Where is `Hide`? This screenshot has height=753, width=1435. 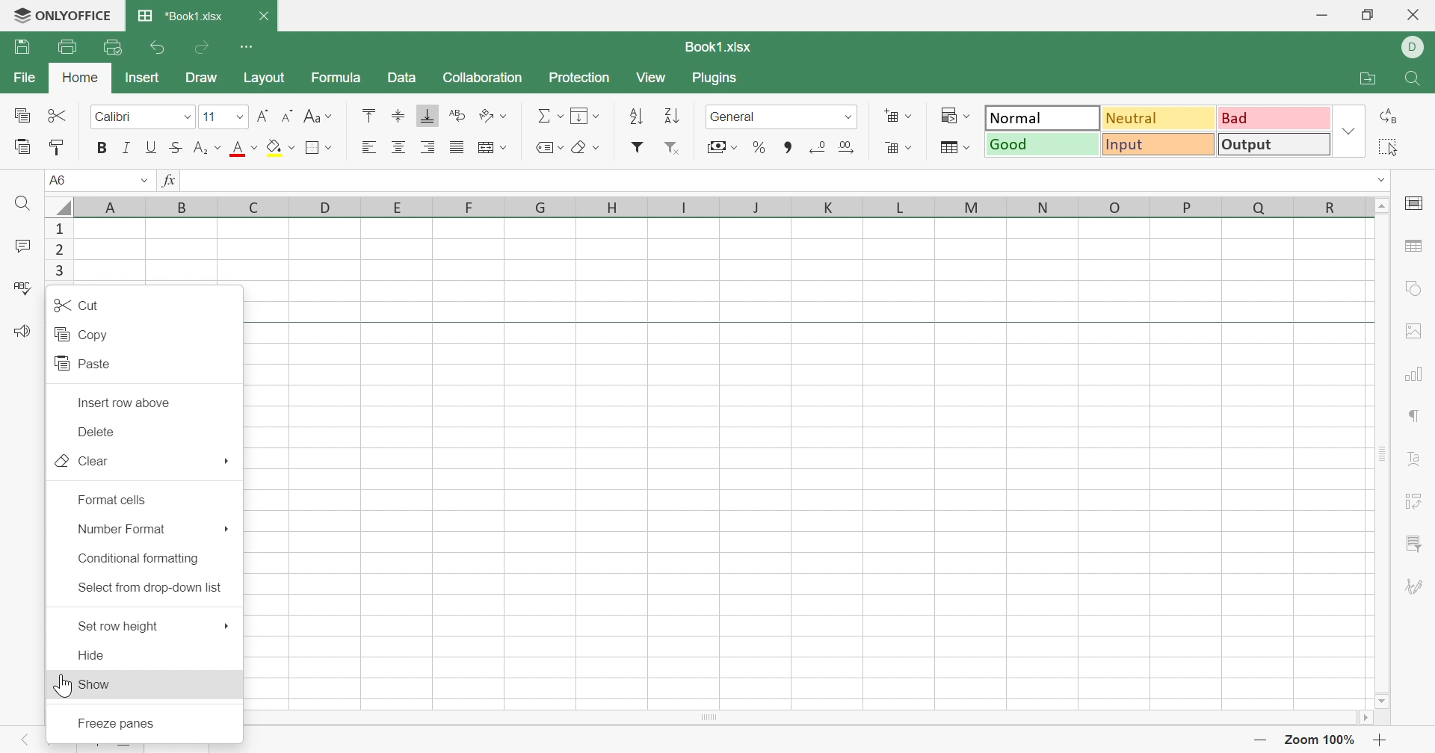 Hide is located at coordinates (93, 654).